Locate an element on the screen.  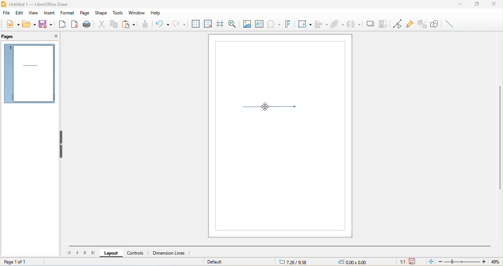
next page is located at coordinates (85, 252).